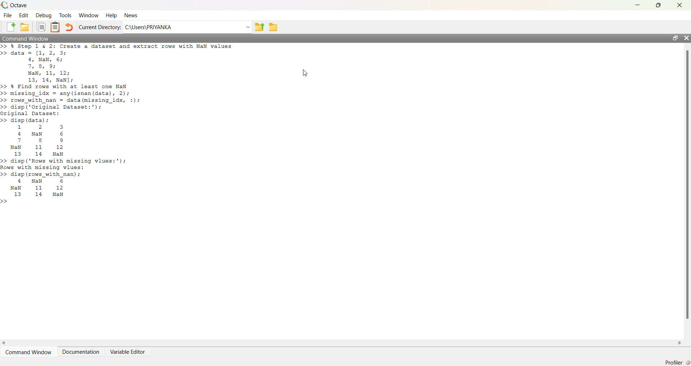  I want to click on logo, so click(4, 5).